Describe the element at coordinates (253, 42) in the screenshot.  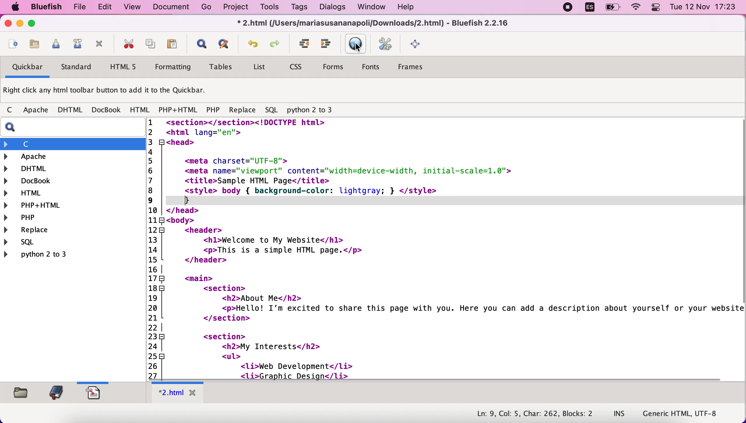
I see `undo` at that location.